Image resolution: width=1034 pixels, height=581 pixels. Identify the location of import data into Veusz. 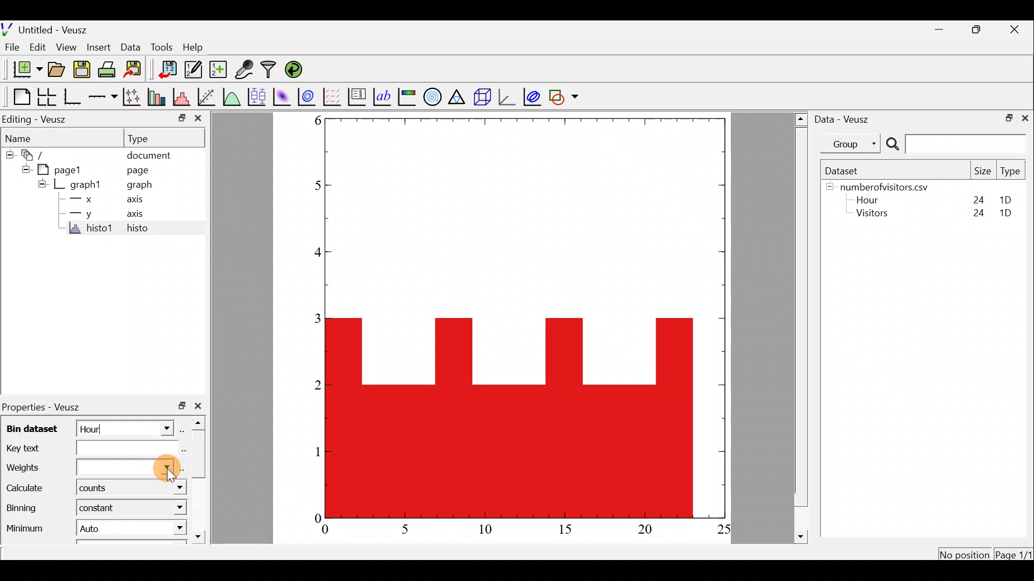
(164, 69).